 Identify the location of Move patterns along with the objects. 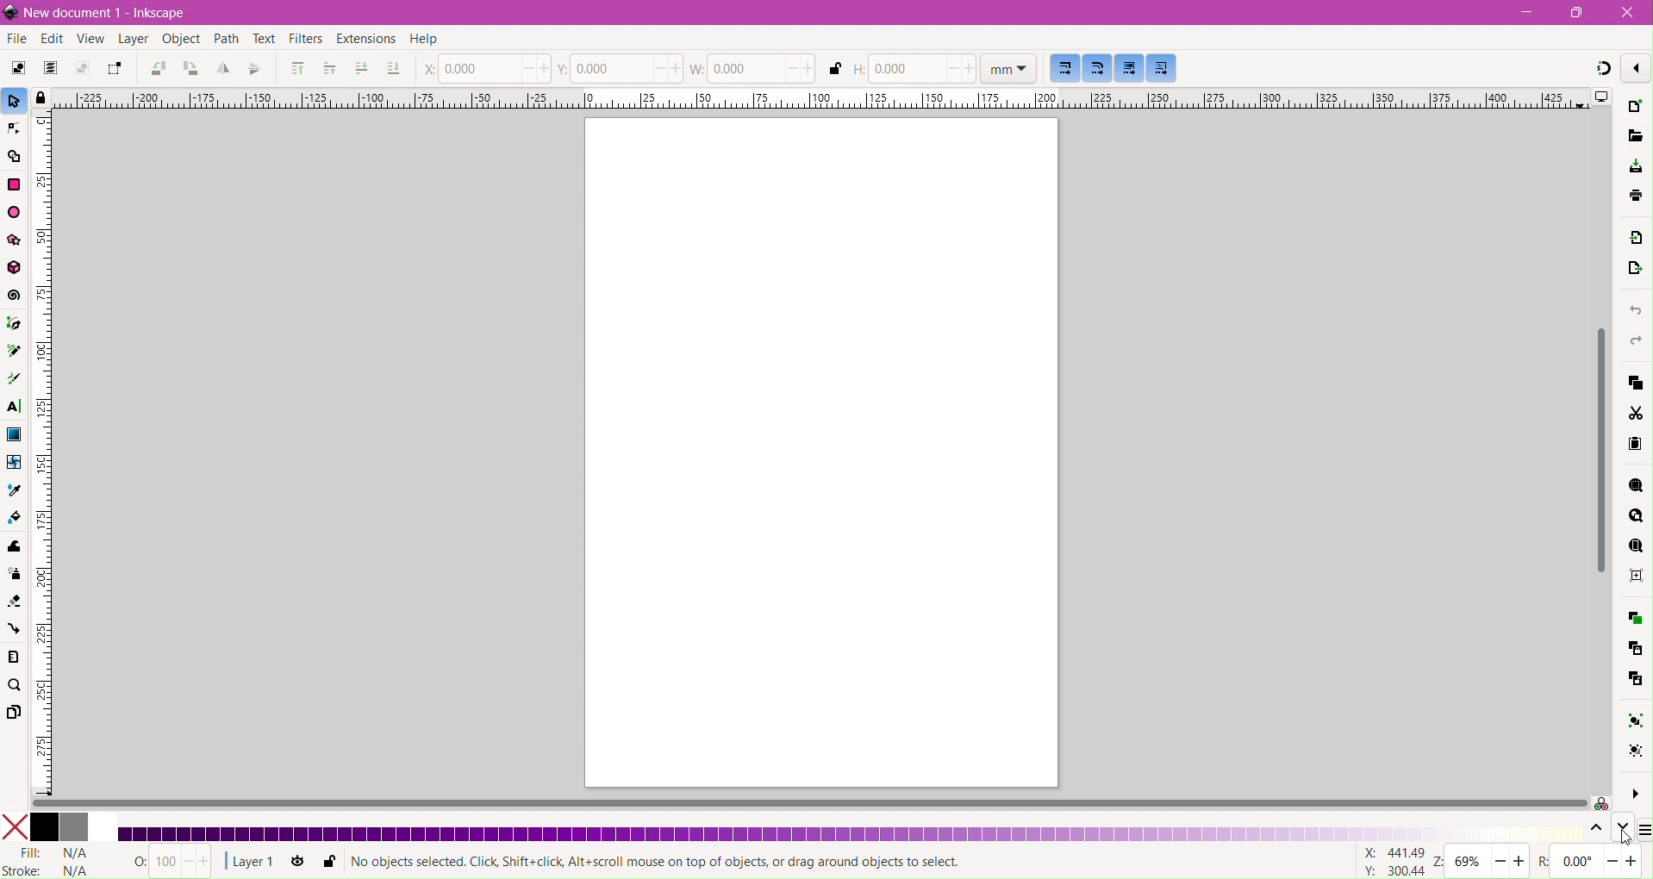
(1162, 69).